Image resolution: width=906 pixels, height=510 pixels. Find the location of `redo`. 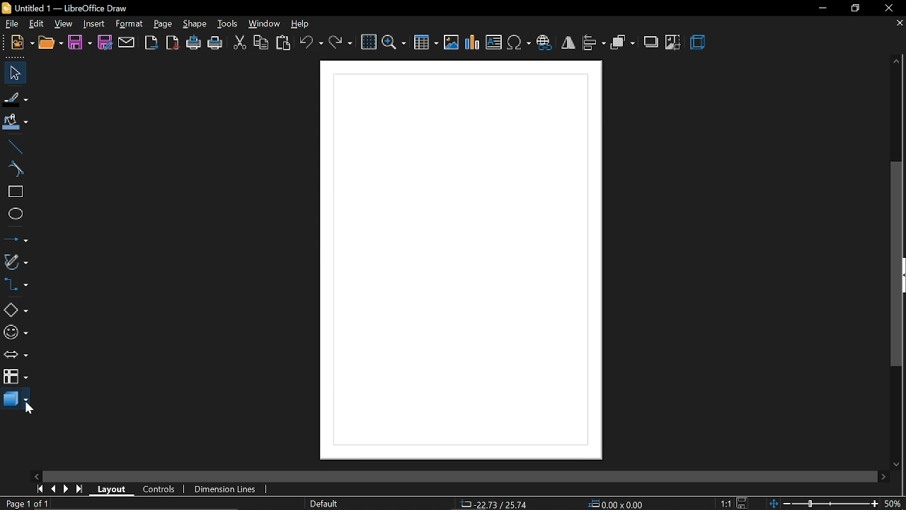

redo is located at coordinates (340, 43).